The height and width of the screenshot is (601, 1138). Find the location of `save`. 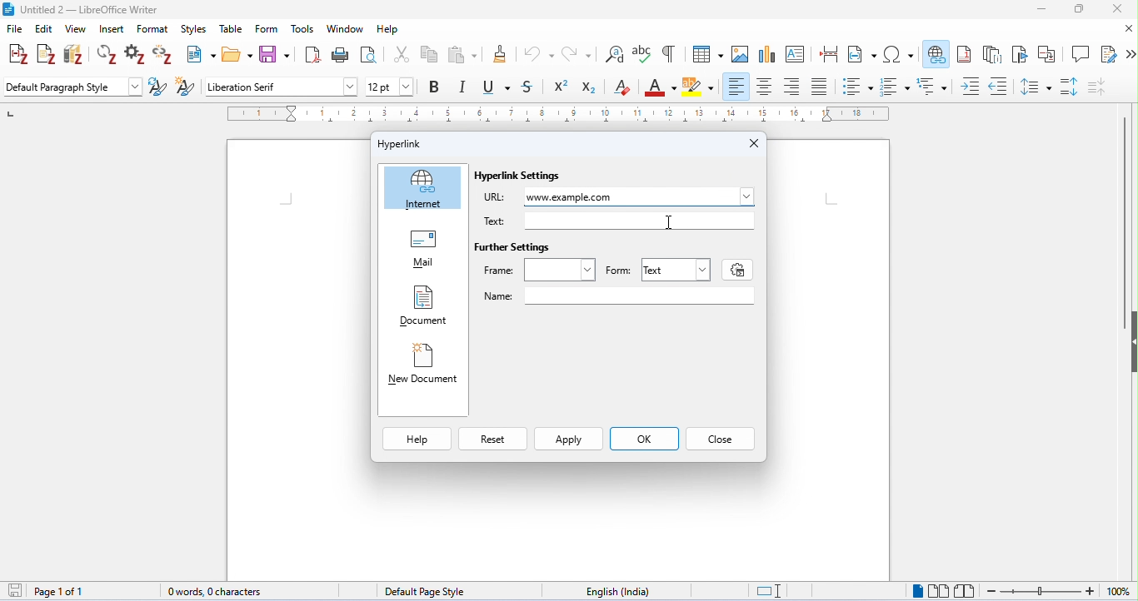

save is located at coordinates (275, 54).